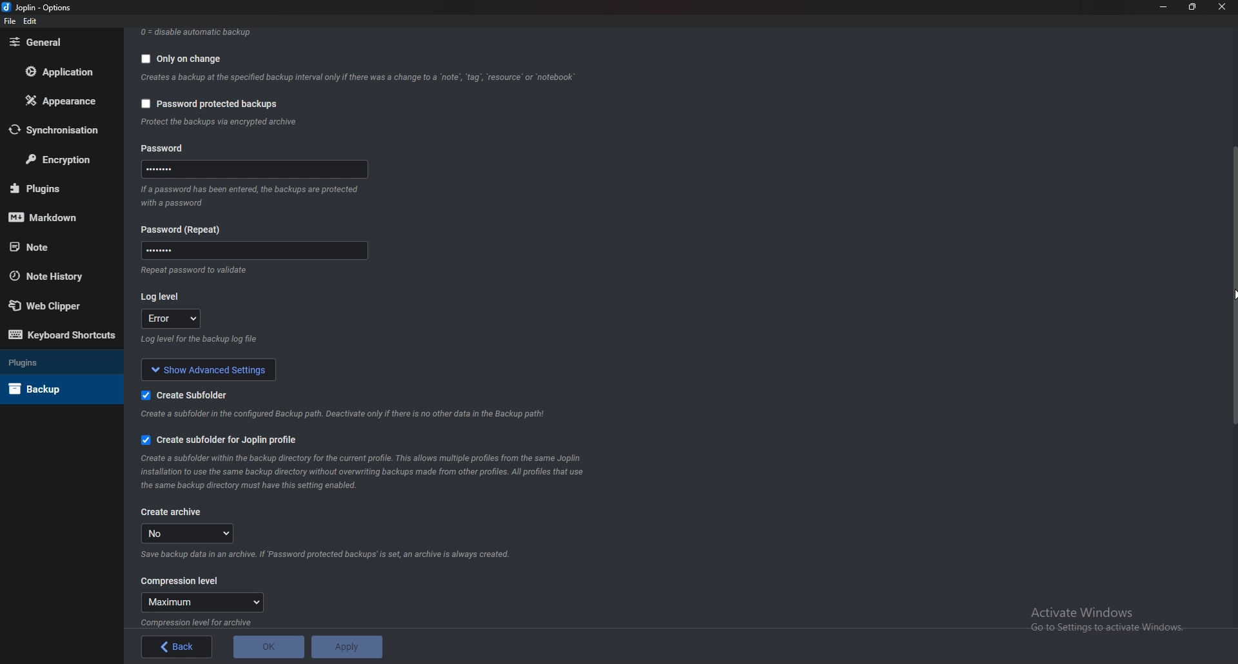 This screenshot has height=664, width=1238. What do you see at coordinates (360, 78) in the screenshot?
I see `Info backup on change` at bounding box center [360, 78].